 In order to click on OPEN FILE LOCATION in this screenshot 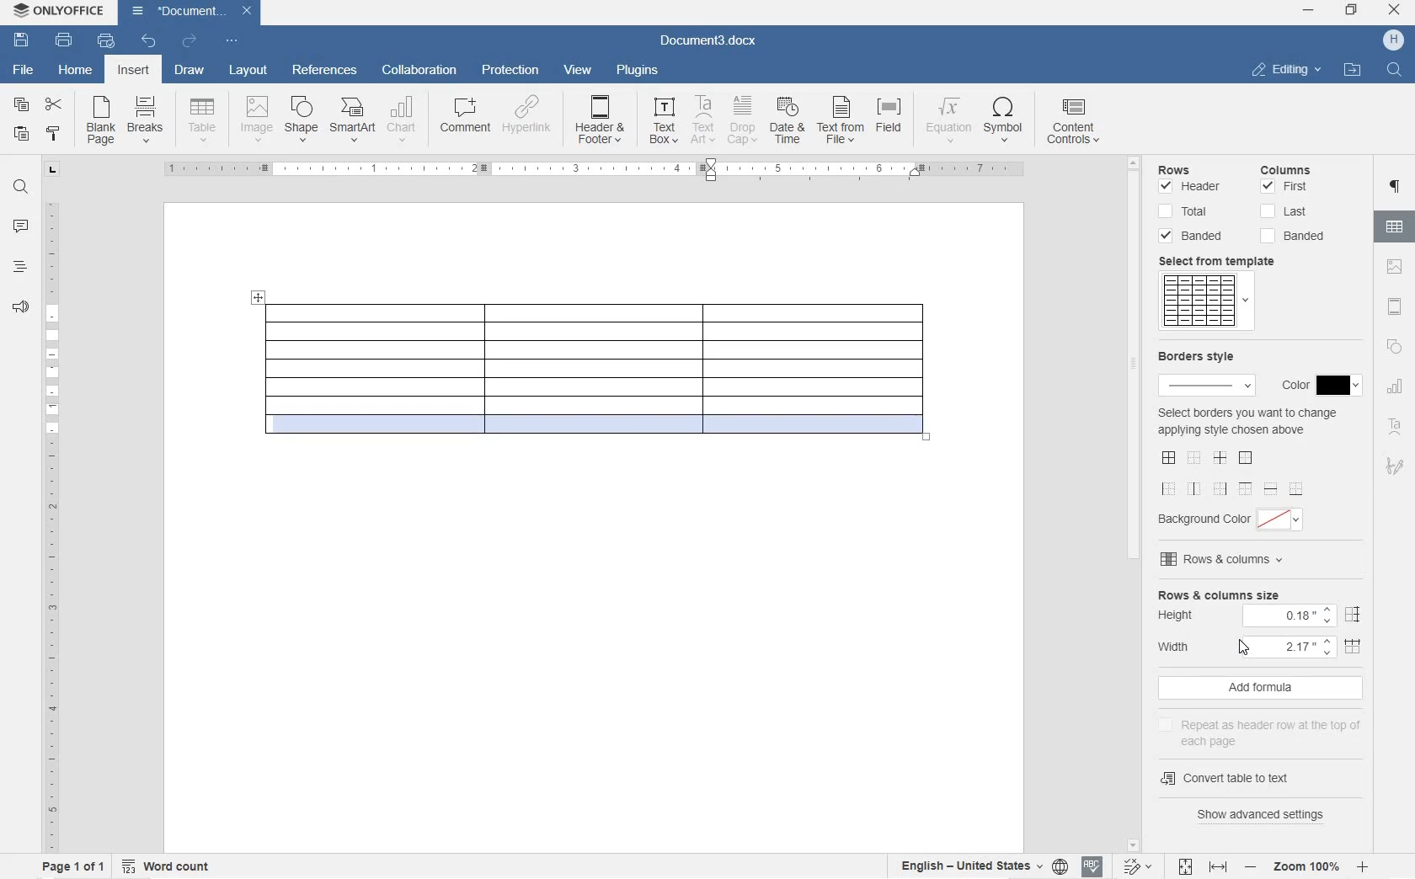, I will do `click(1350, 68)`.